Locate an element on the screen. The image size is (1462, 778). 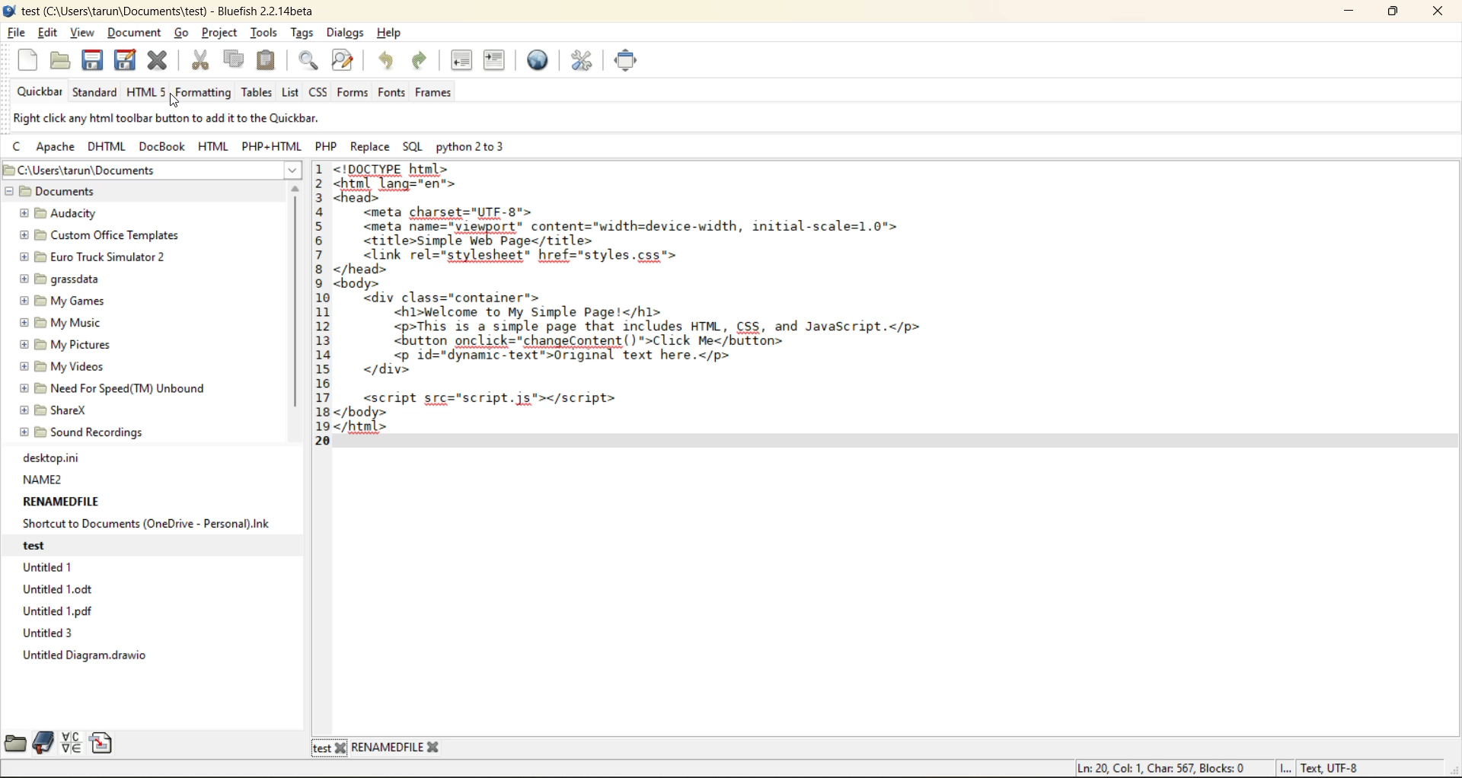
@® [9 Euro Truck Simulator 2 is located at coordinates (93, 257).